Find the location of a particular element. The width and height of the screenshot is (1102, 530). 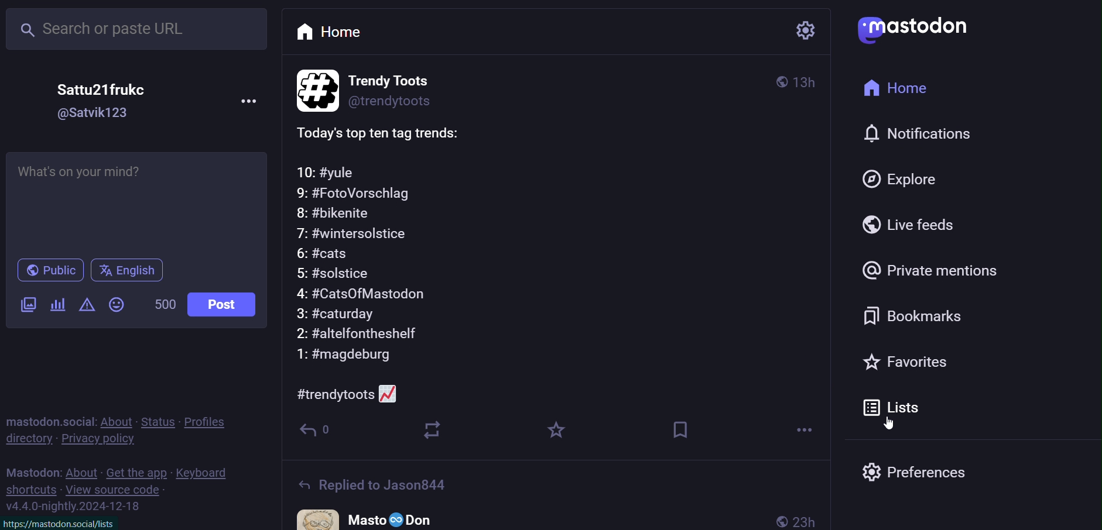

@trendytoots is located at coordinates (393, 100).